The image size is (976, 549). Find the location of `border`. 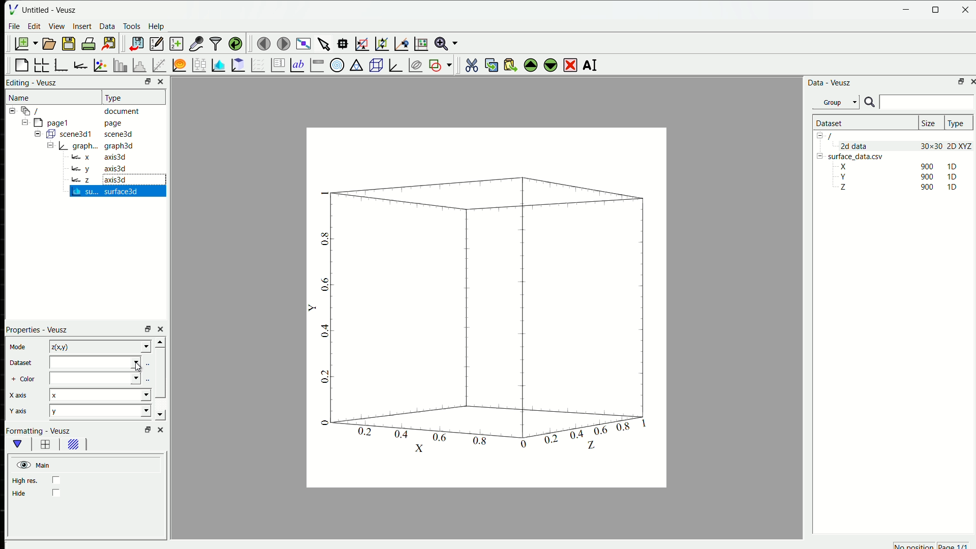

border is located at coordinates (45, 444).